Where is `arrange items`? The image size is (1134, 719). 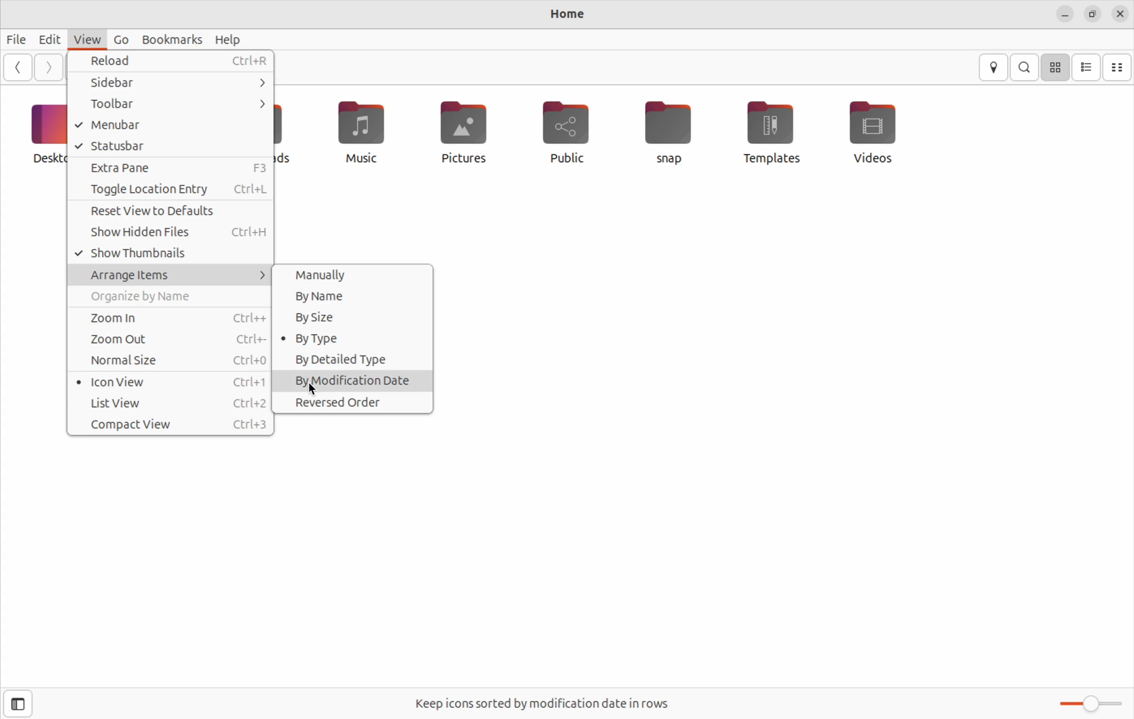 arrange items is located at coordinates (174, 276).